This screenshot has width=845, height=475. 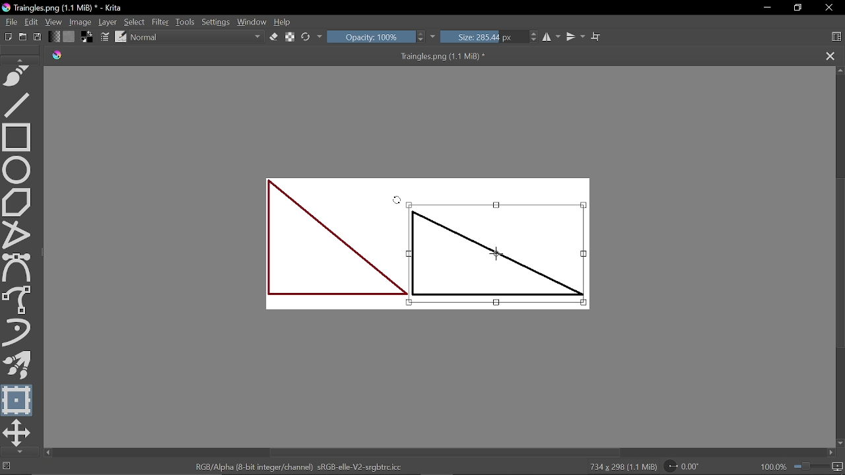 I want to click on Help, so click(x=283, y=22).